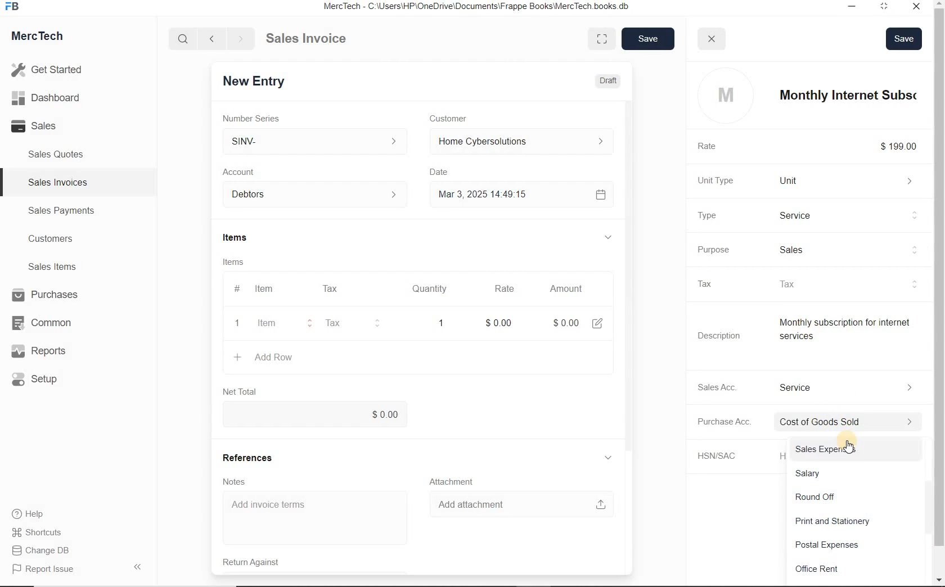 Image resolution: width=945 pixels, height=587 pixels. Describe the element at coordinates (137, 566) in the screenshot. I see `Hide Sidebar` at that location.